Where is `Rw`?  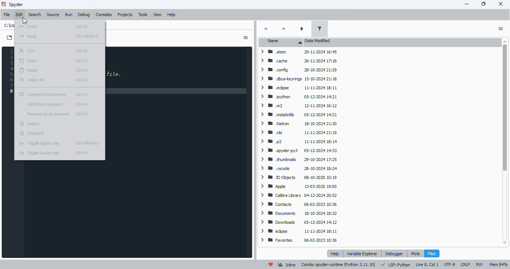
Rw is located at coordinates (479, 264).